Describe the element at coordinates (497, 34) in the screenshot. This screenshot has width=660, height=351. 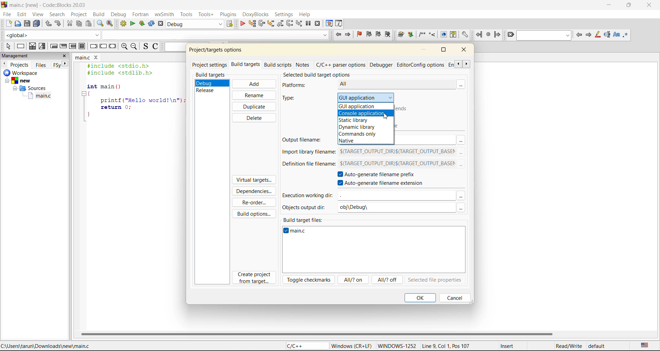
I see `jump forward` at that location.